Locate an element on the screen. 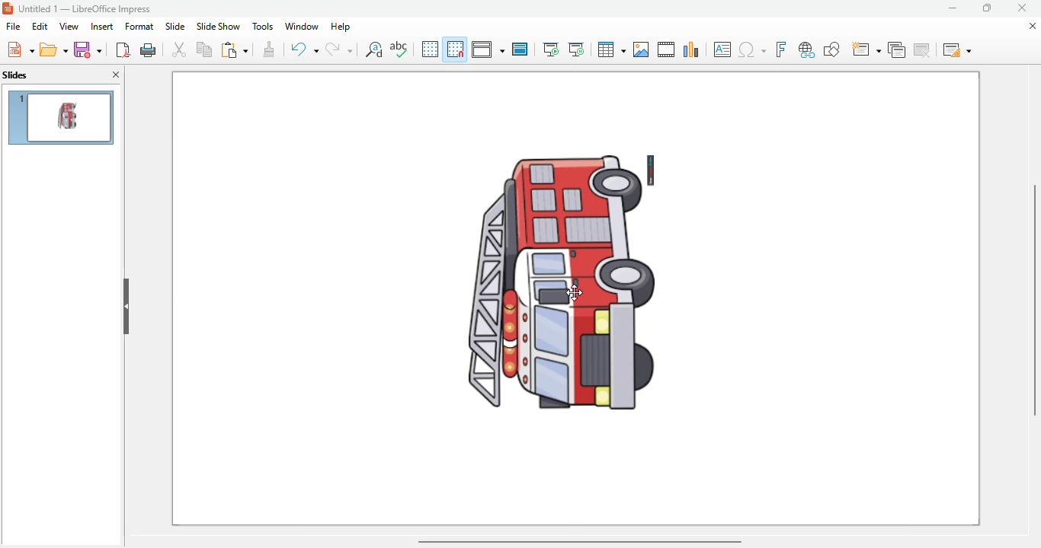  close document is located at coordinates (1032, 25).